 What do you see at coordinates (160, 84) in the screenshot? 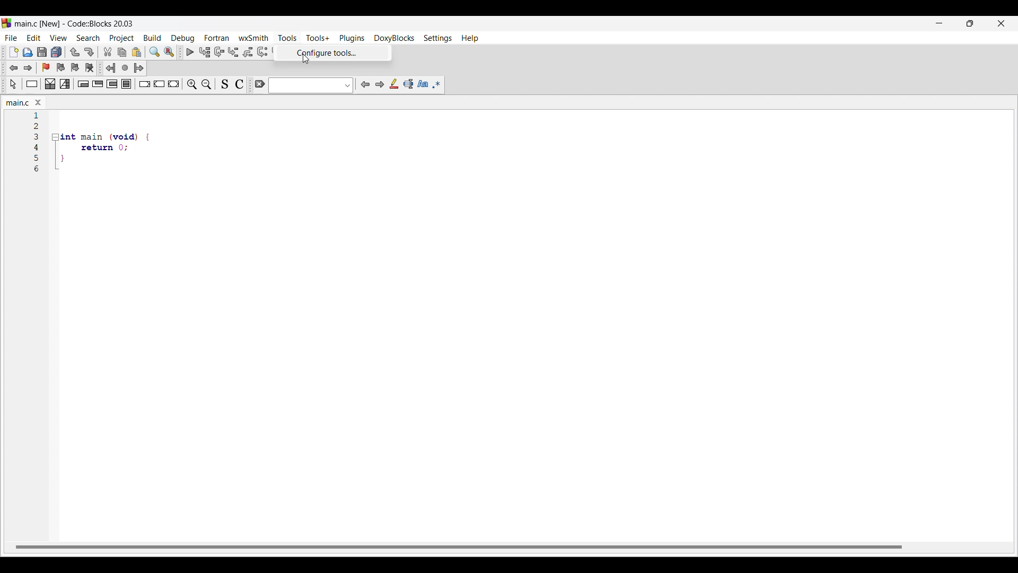
I see `Continue instruction` at bounding box center [160, 84].